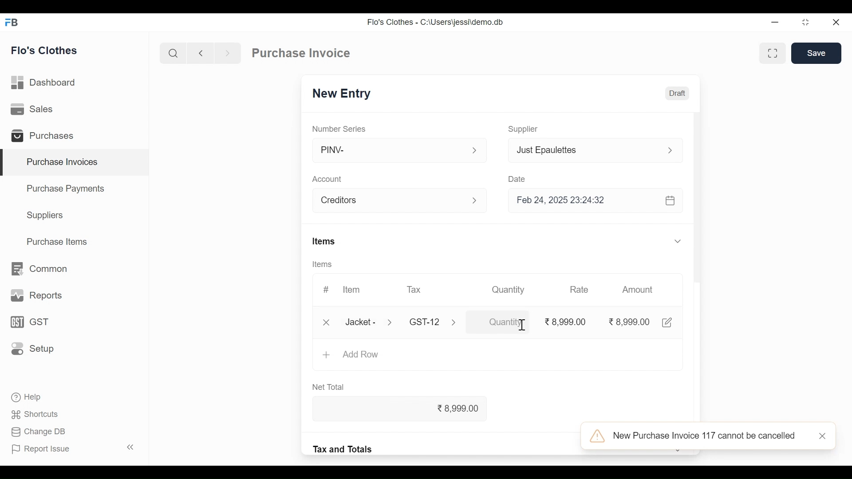 This screenshot has height=479, width=852. What do you see at coordinates (771, 54) in the screenshot?
I see `Toggle between form and full width` at bounding box center [771, 54].